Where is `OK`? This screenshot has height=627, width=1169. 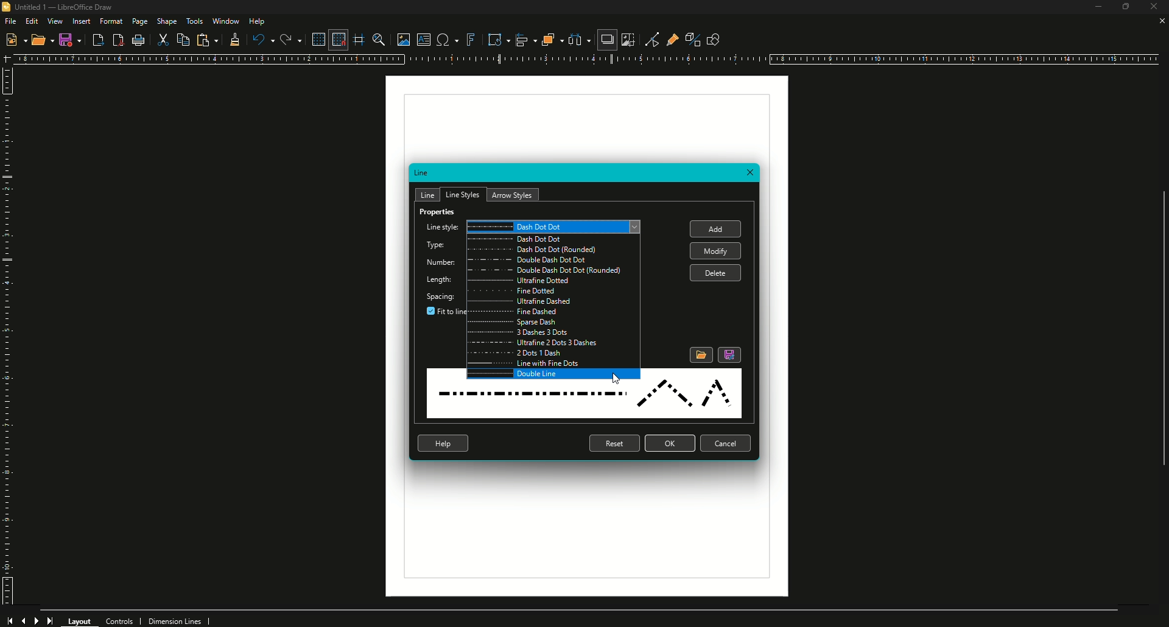
OK is located at coordinates (670, 443).